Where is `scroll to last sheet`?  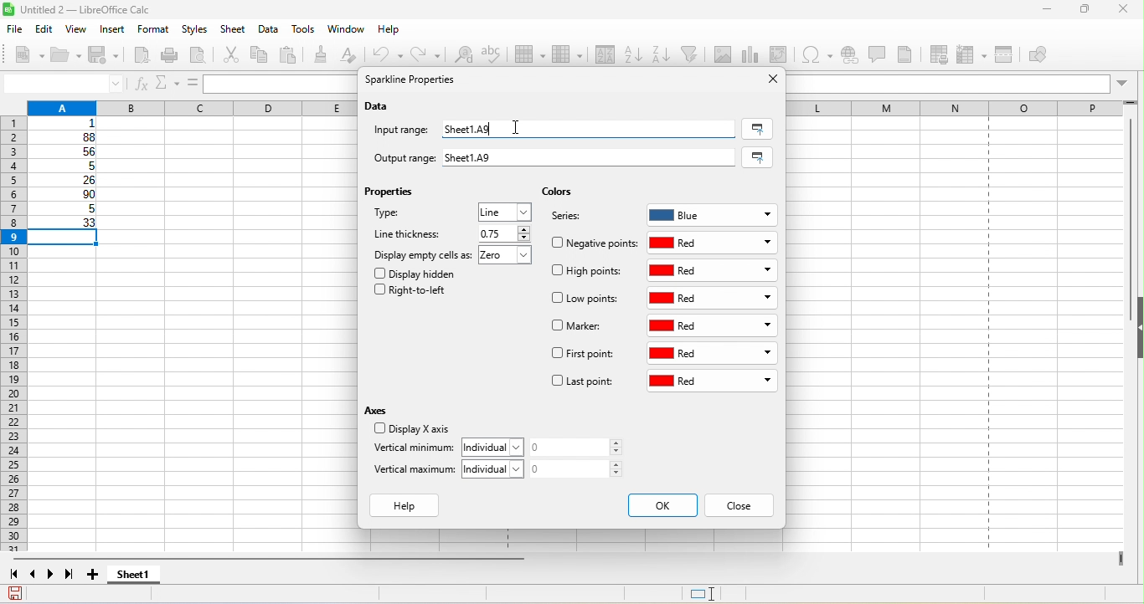
scroll to last sheet is located at coordinates (74, 576).